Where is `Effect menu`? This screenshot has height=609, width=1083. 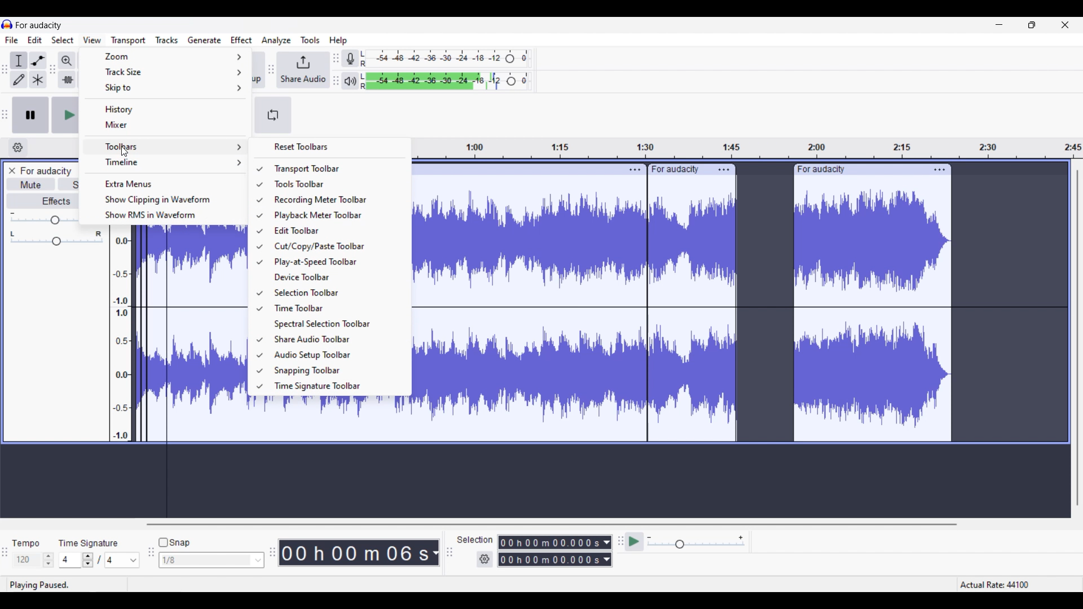
Effect menu is located at coordinates (241, 39).